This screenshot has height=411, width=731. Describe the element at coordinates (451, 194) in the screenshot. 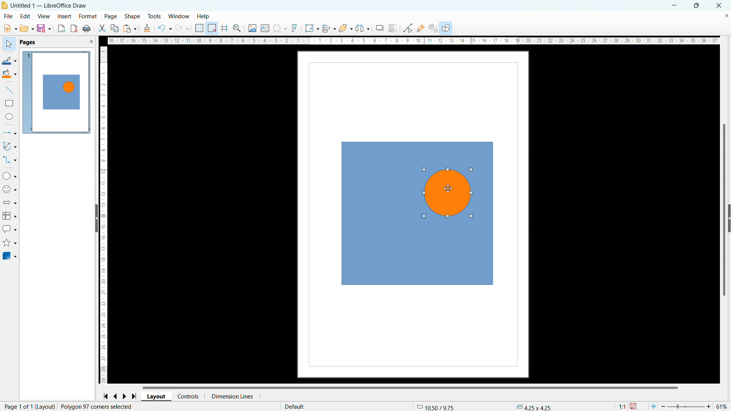

I see `object 2 selected` at that location.